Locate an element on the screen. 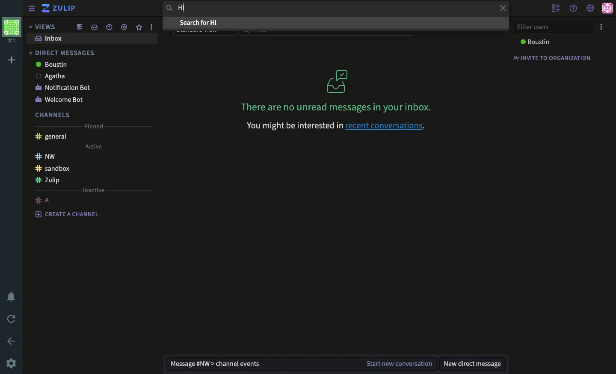 This screenshot has height=374, width=616. close is located at coordinates (503, 9).